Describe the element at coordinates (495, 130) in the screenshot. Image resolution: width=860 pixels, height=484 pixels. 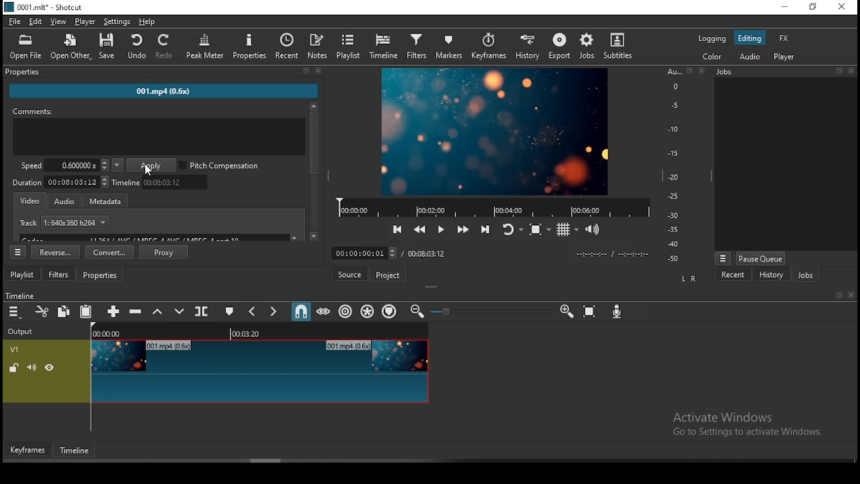
I see `preview` at that location.